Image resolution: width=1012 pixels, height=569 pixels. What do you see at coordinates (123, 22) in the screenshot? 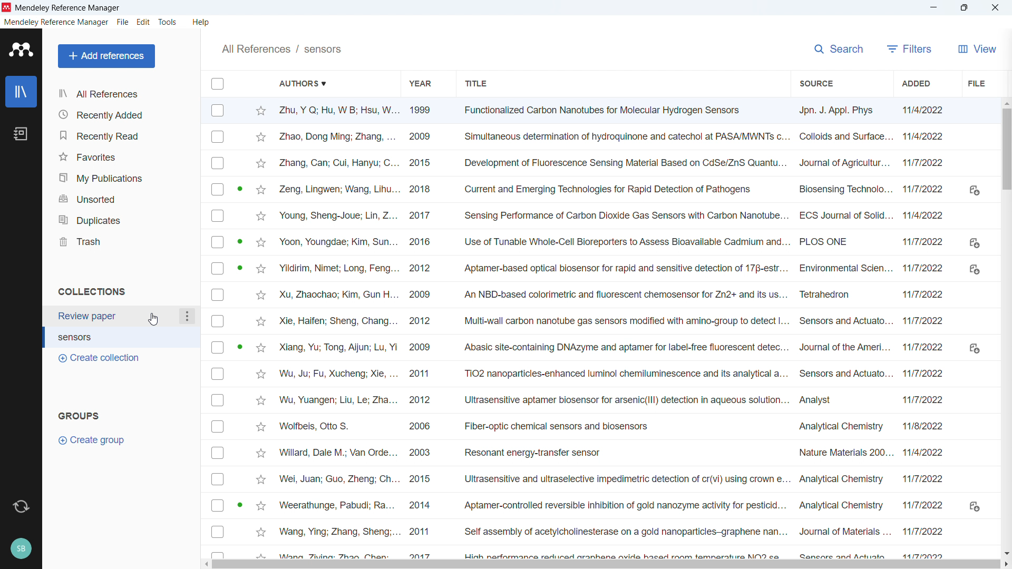
I see `File ` at bounding box center [123, 22].